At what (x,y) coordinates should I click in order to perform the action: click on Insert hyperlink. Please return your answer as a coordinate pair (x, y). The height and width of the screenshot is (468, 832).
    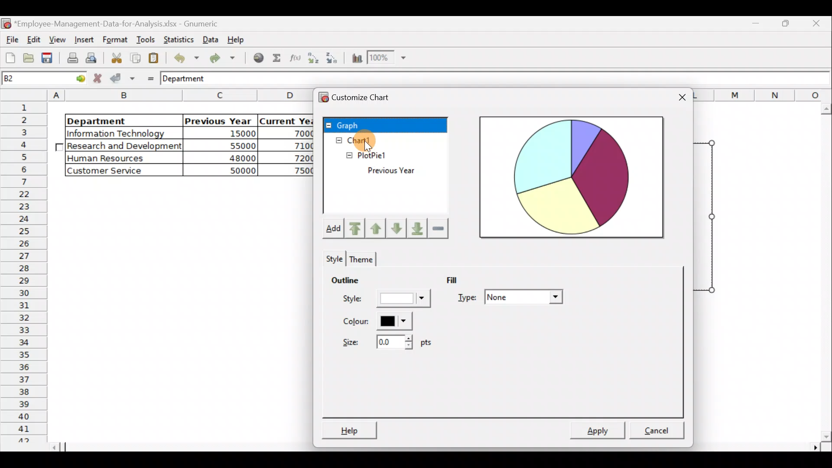
    Looking at the image, I should click on (259, 58).